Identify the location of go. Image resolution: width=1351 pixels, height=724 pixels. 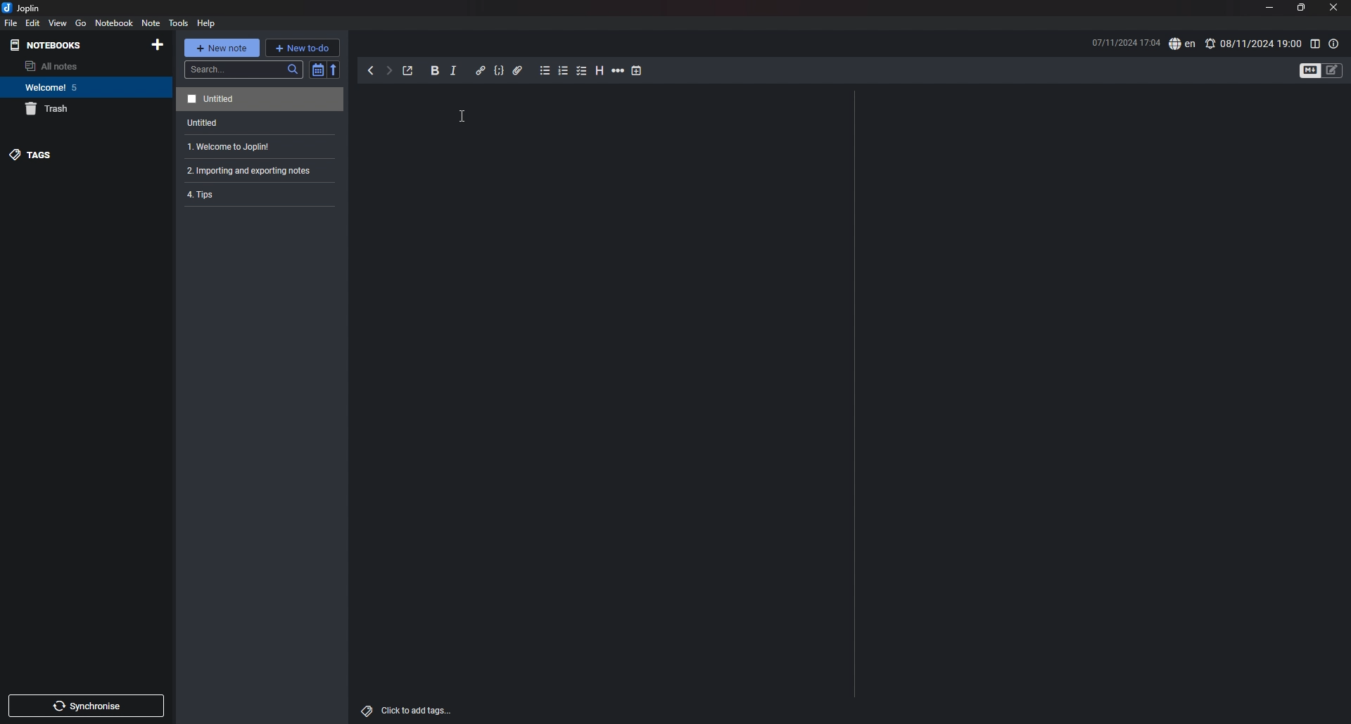
(81, 23).